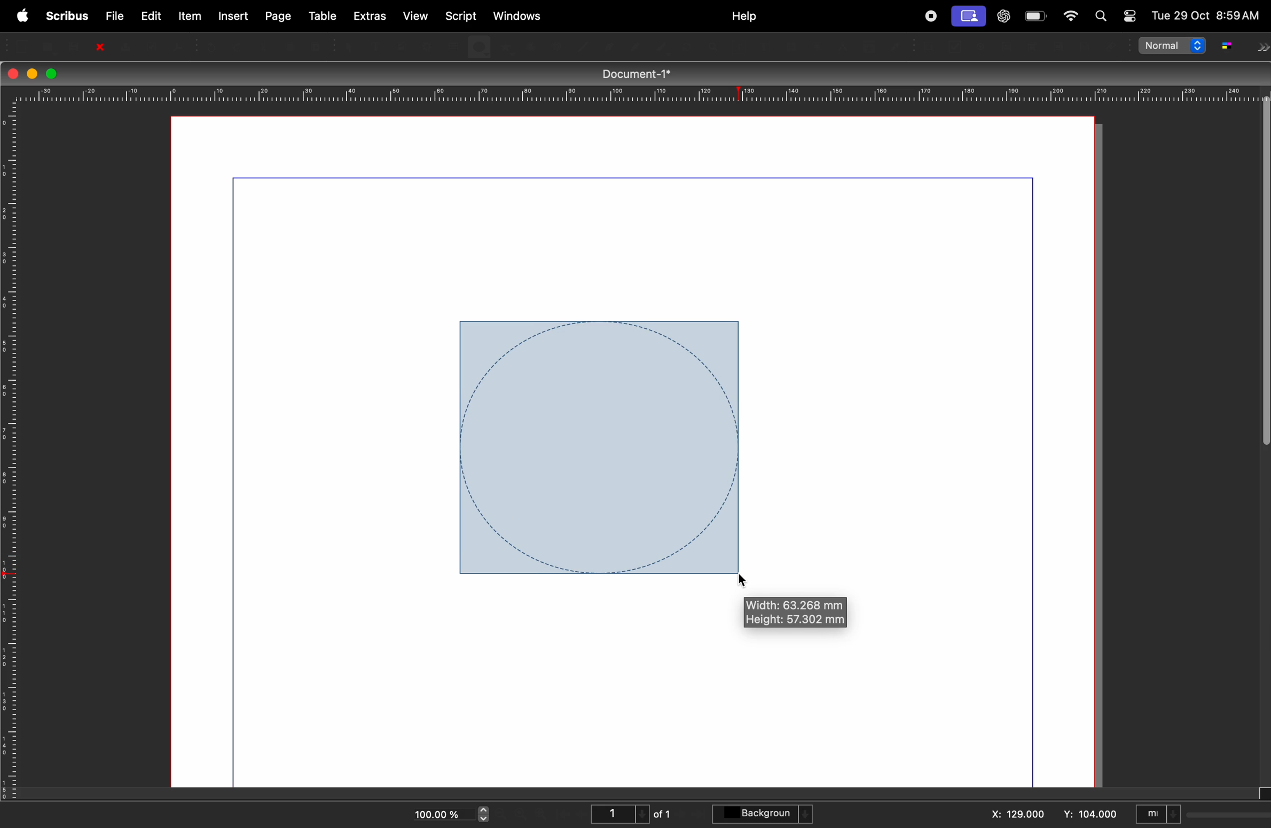 The image size is (1271, 828). What do you see at coordinates (506, 47) in the screenshot?
I see `polygon` at bounding box center [506, 47].